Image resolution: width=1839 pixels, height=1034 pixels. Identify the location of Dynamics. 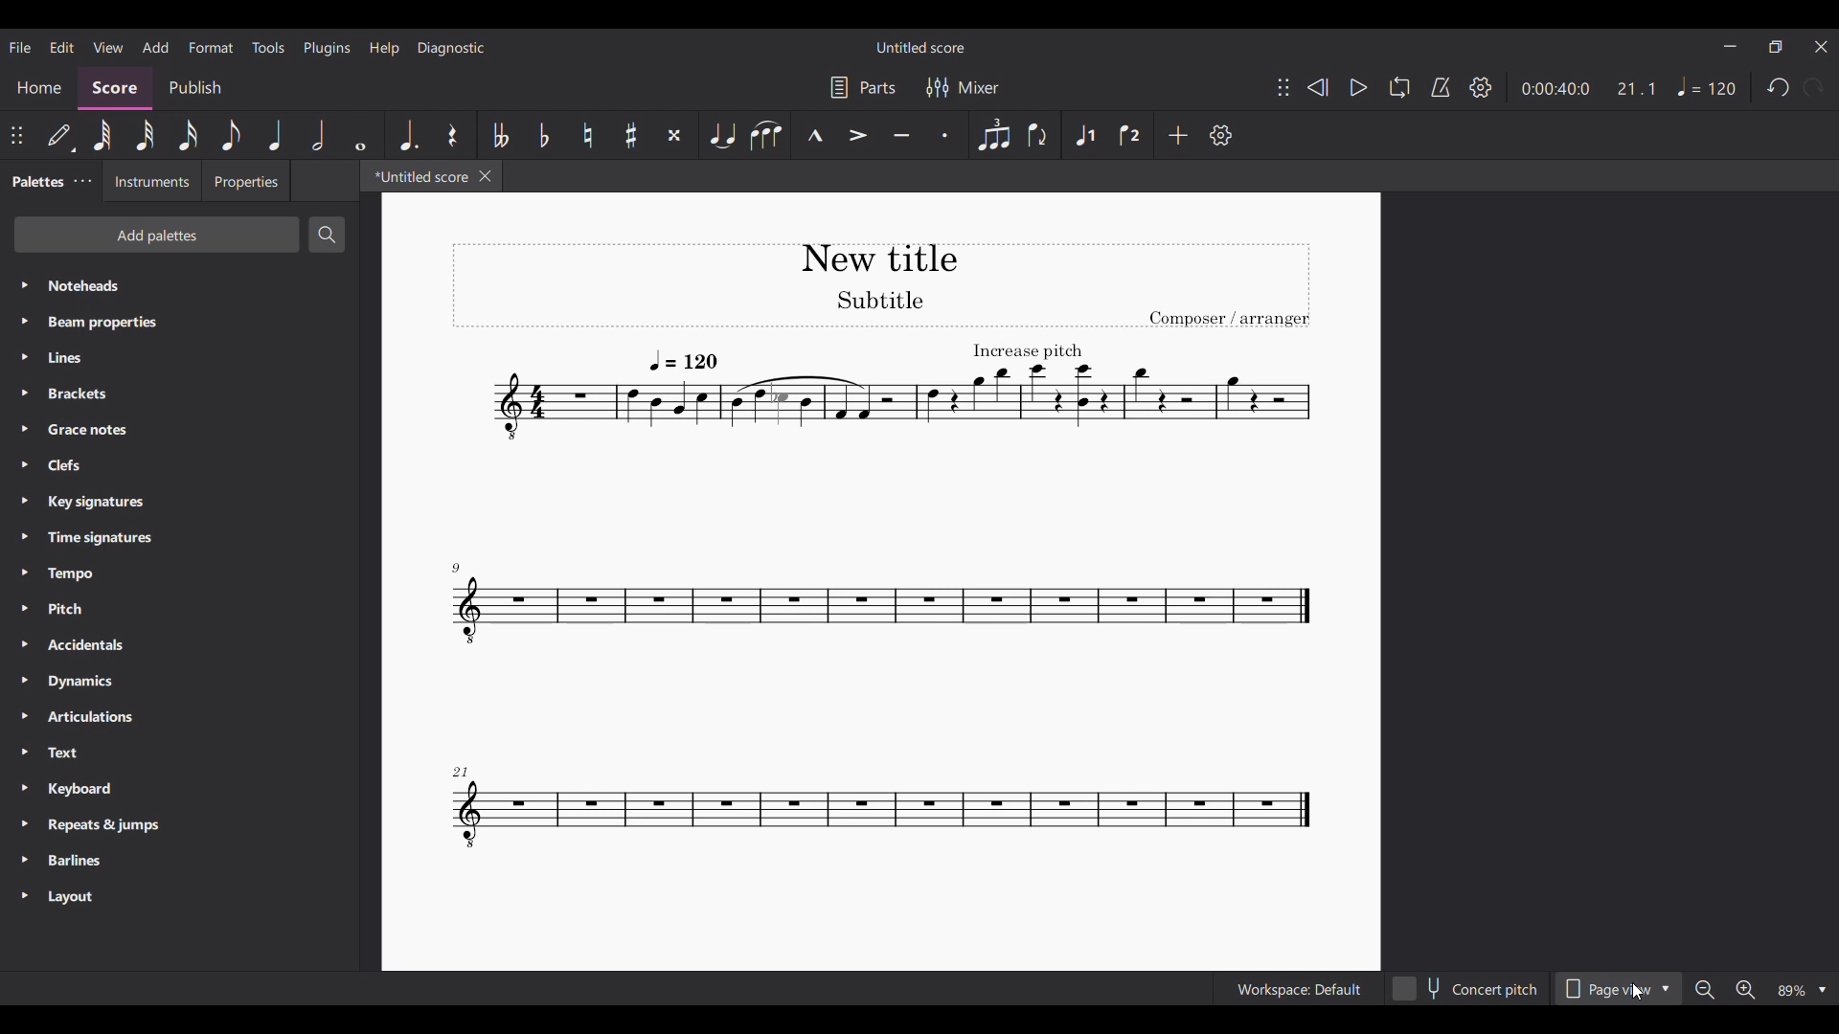
(178, 682).